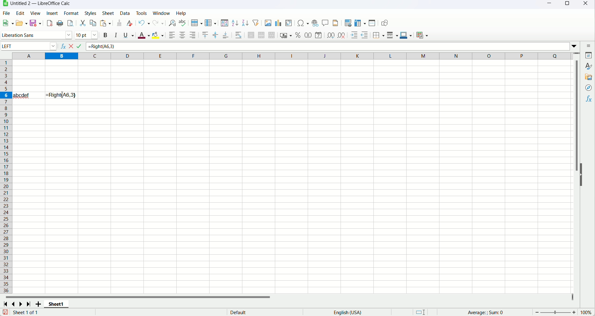  Describe the element at coordinates (586, 312) in the screenshot. I see `100%` at that location.